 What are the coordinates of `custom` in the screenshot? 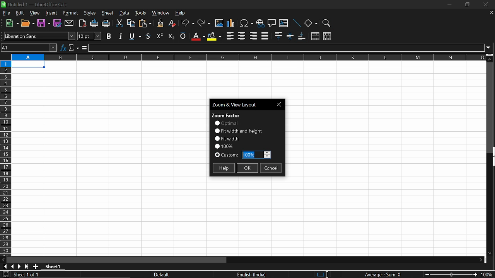 It's located at (227, 156).